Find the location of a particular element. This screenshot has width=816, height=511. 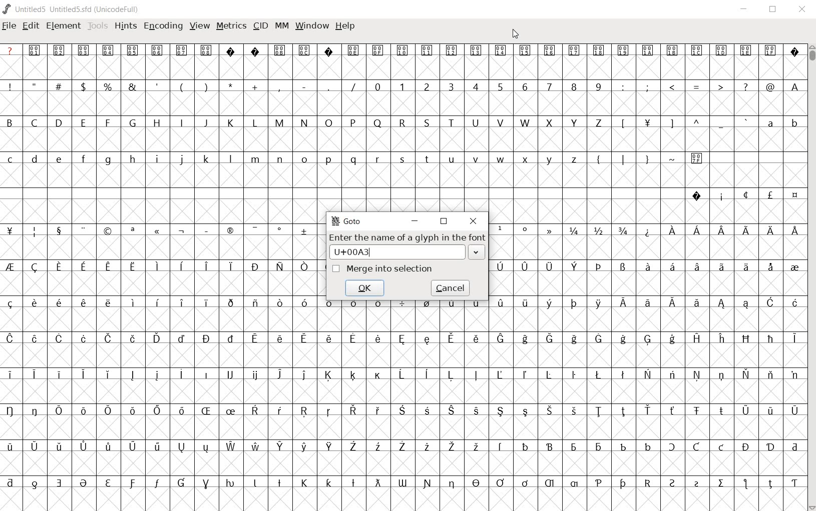

* is located at coordinates (232, 85).